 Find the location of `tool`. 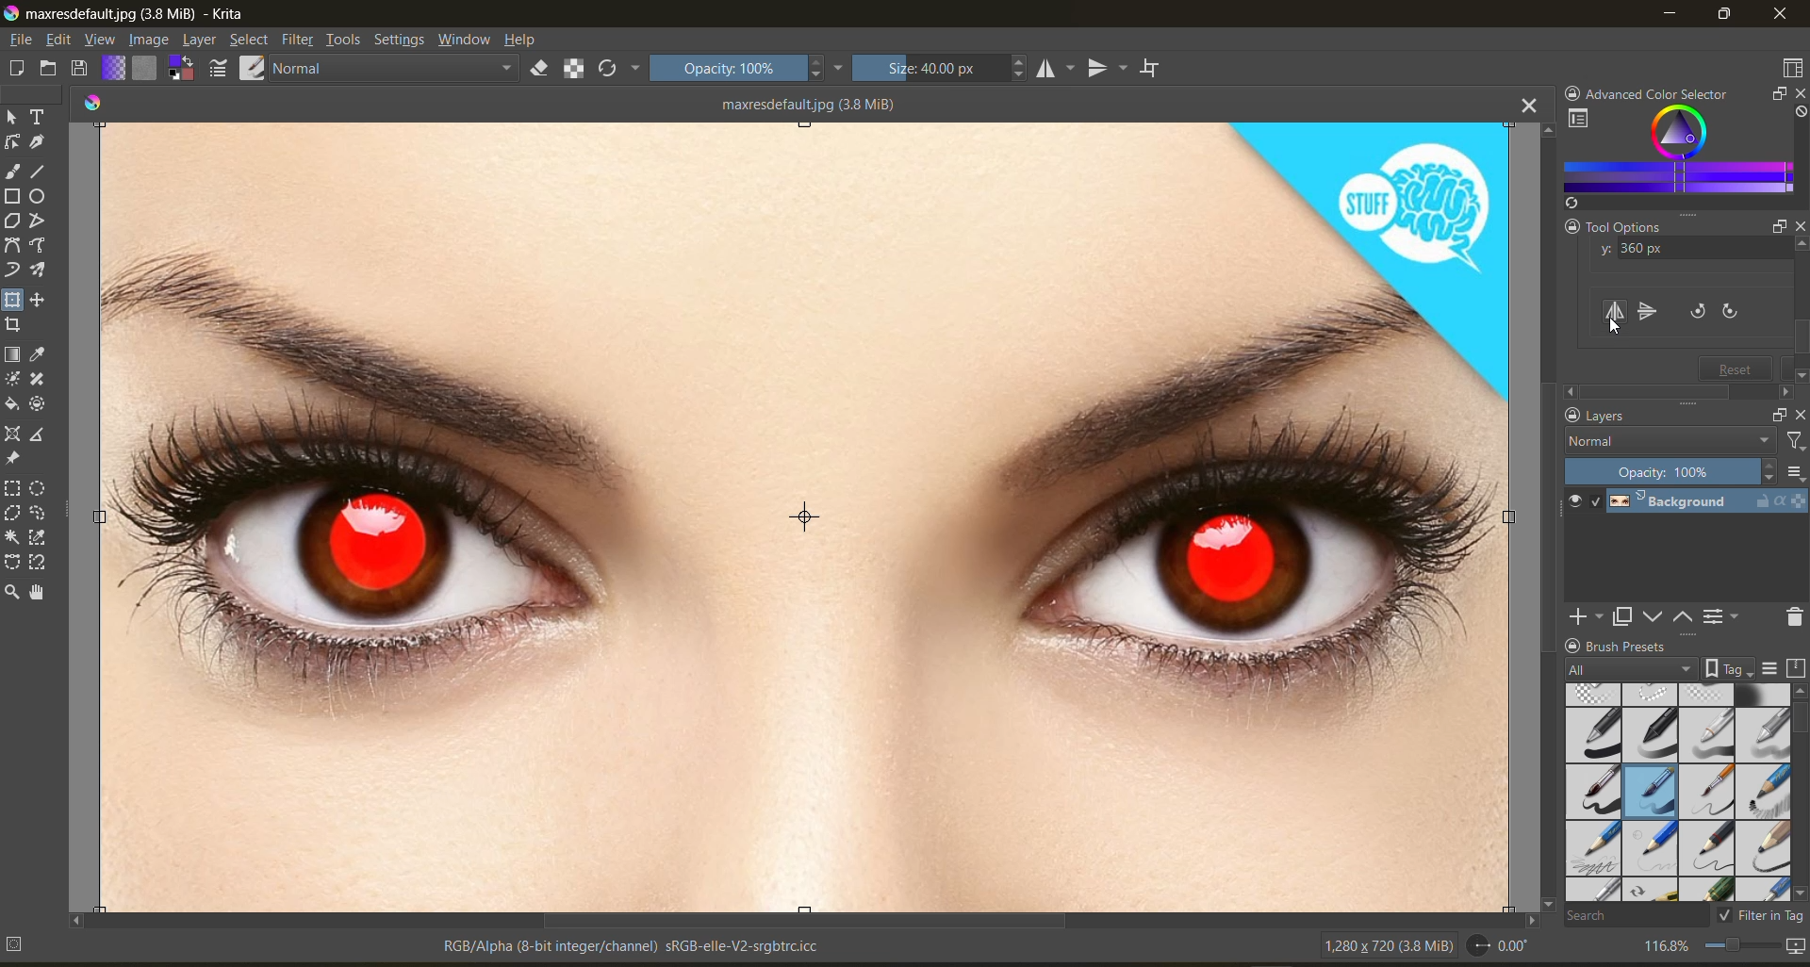

tool is located at coordinates (12, 172).